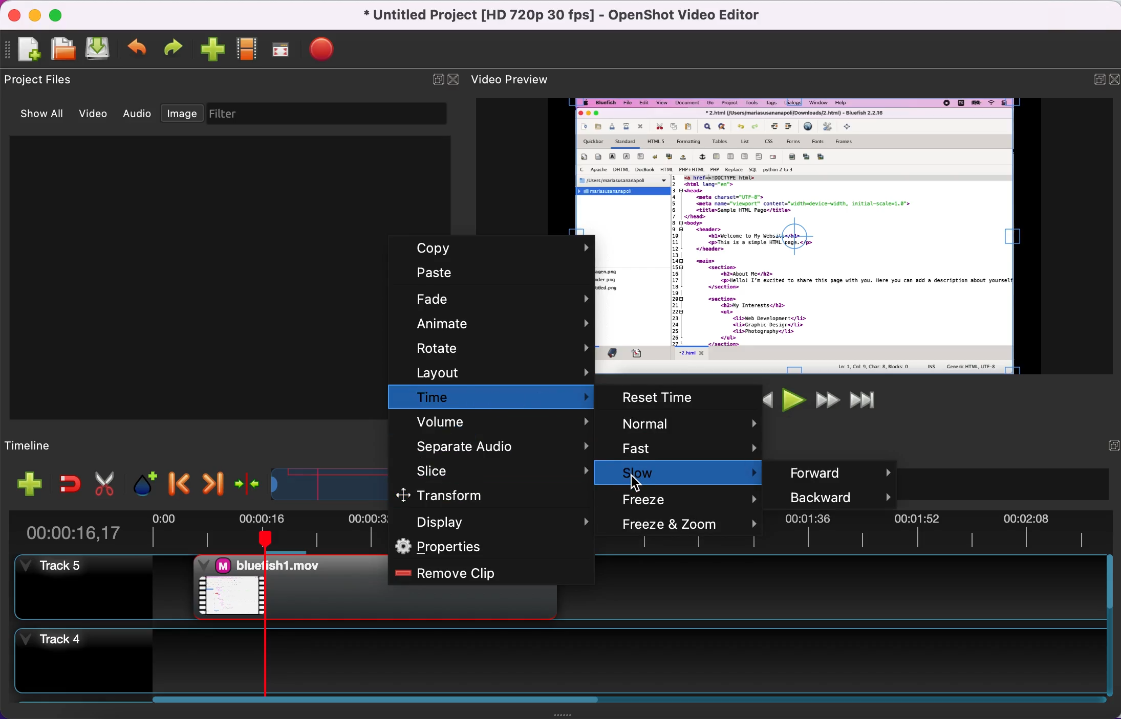  Describe the element at coordinates (141, 481) in the screenshot. I see `add marker` at that location.